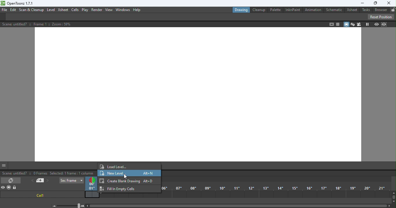 The height and width of the screenshot is (208, 396). Describe the element at coordinates (48, 181) in the screenshot. I see `Next memo` at that location.